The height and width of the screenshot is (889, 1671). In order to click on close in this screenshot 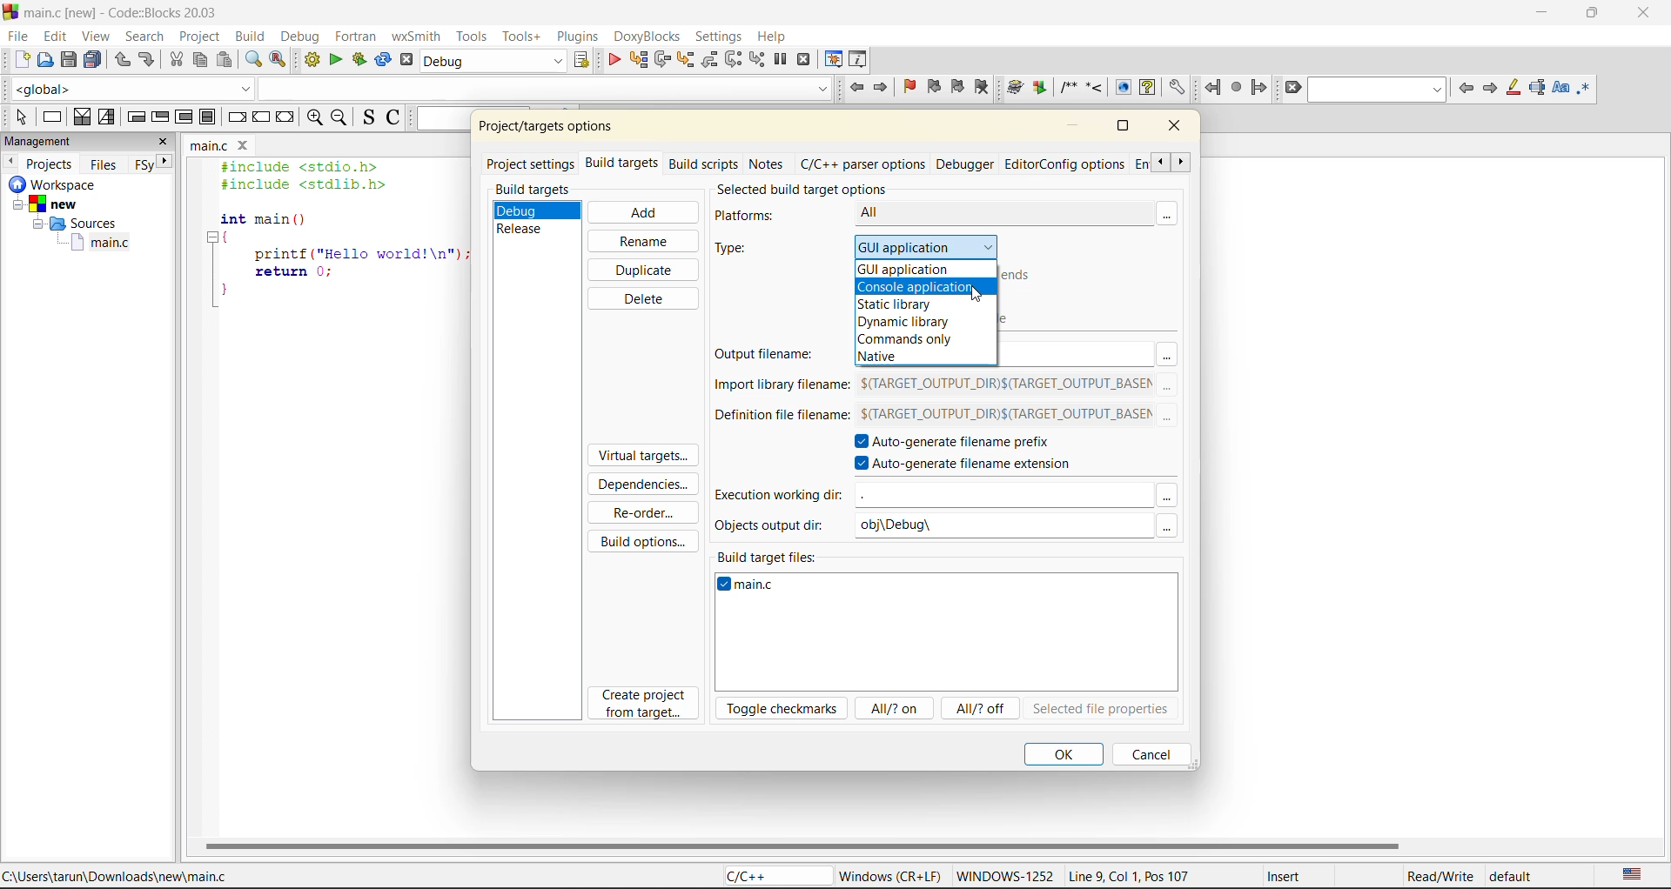, I will do `click(1178, 129)`.